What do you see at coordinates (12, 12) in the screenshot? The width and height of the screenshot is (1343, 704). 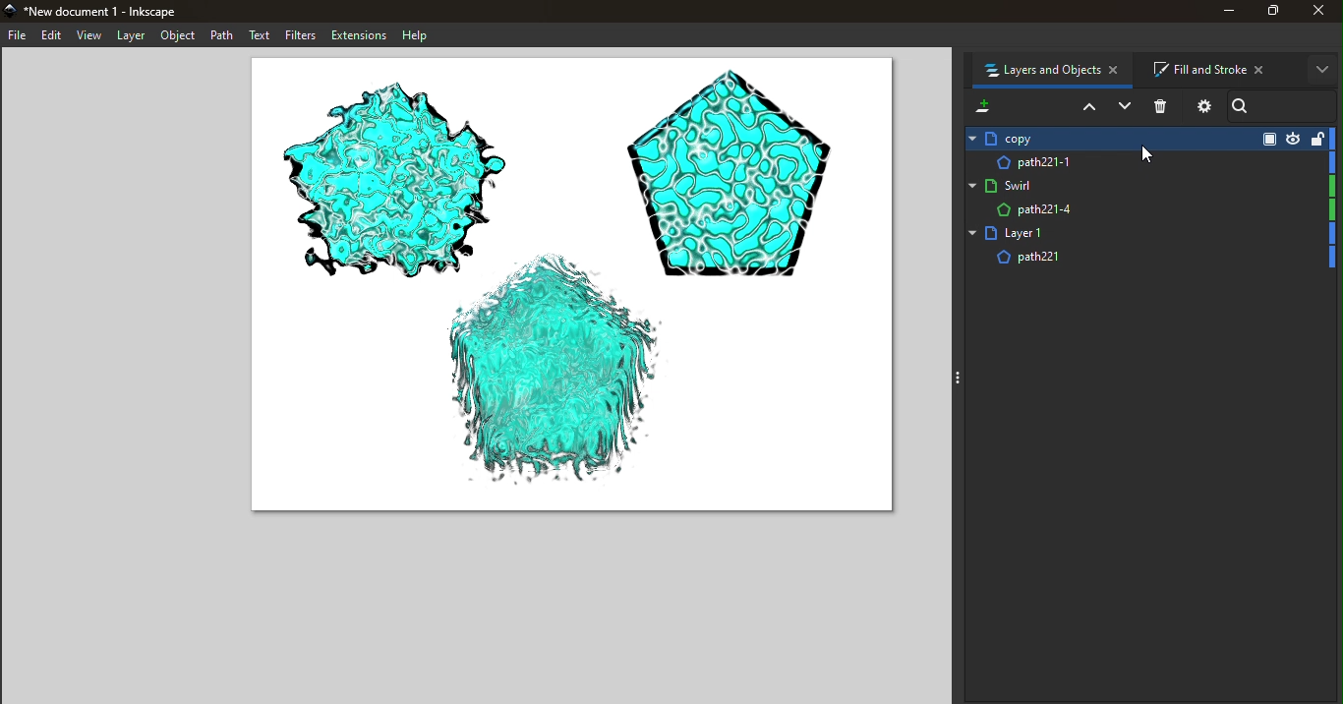 I see `App icon` at bounding box center [12, 12].